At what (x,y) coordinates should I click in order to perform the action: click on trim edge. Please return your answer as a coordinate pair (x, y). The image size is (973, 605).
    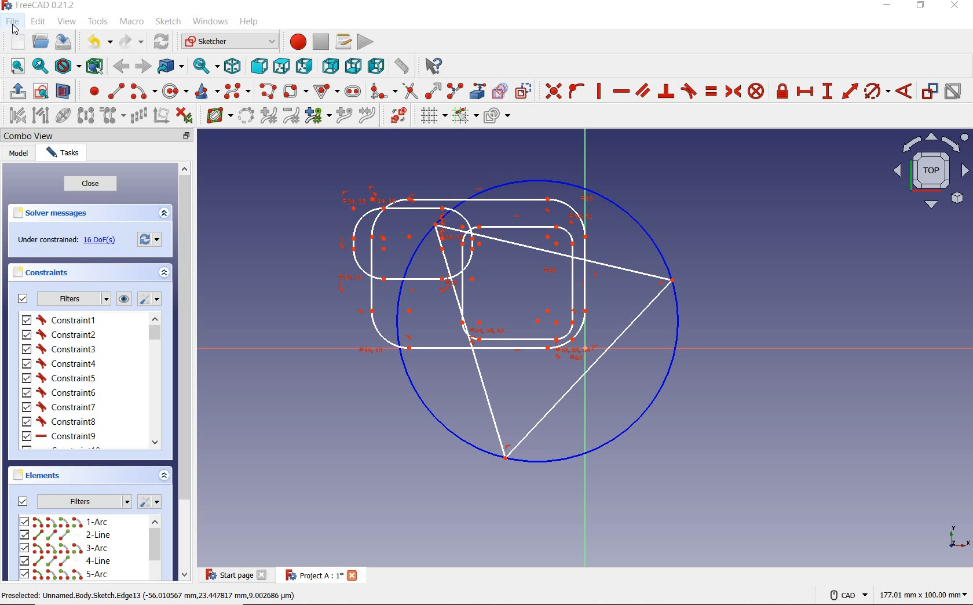
    Looking at the image, I should click on (408, 90).